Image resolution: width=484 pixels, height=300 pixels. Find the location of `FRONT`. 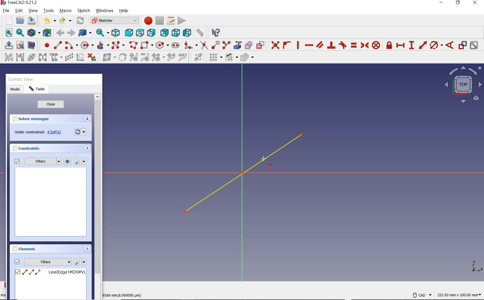

FRONT is located at coordinates (129, 32).